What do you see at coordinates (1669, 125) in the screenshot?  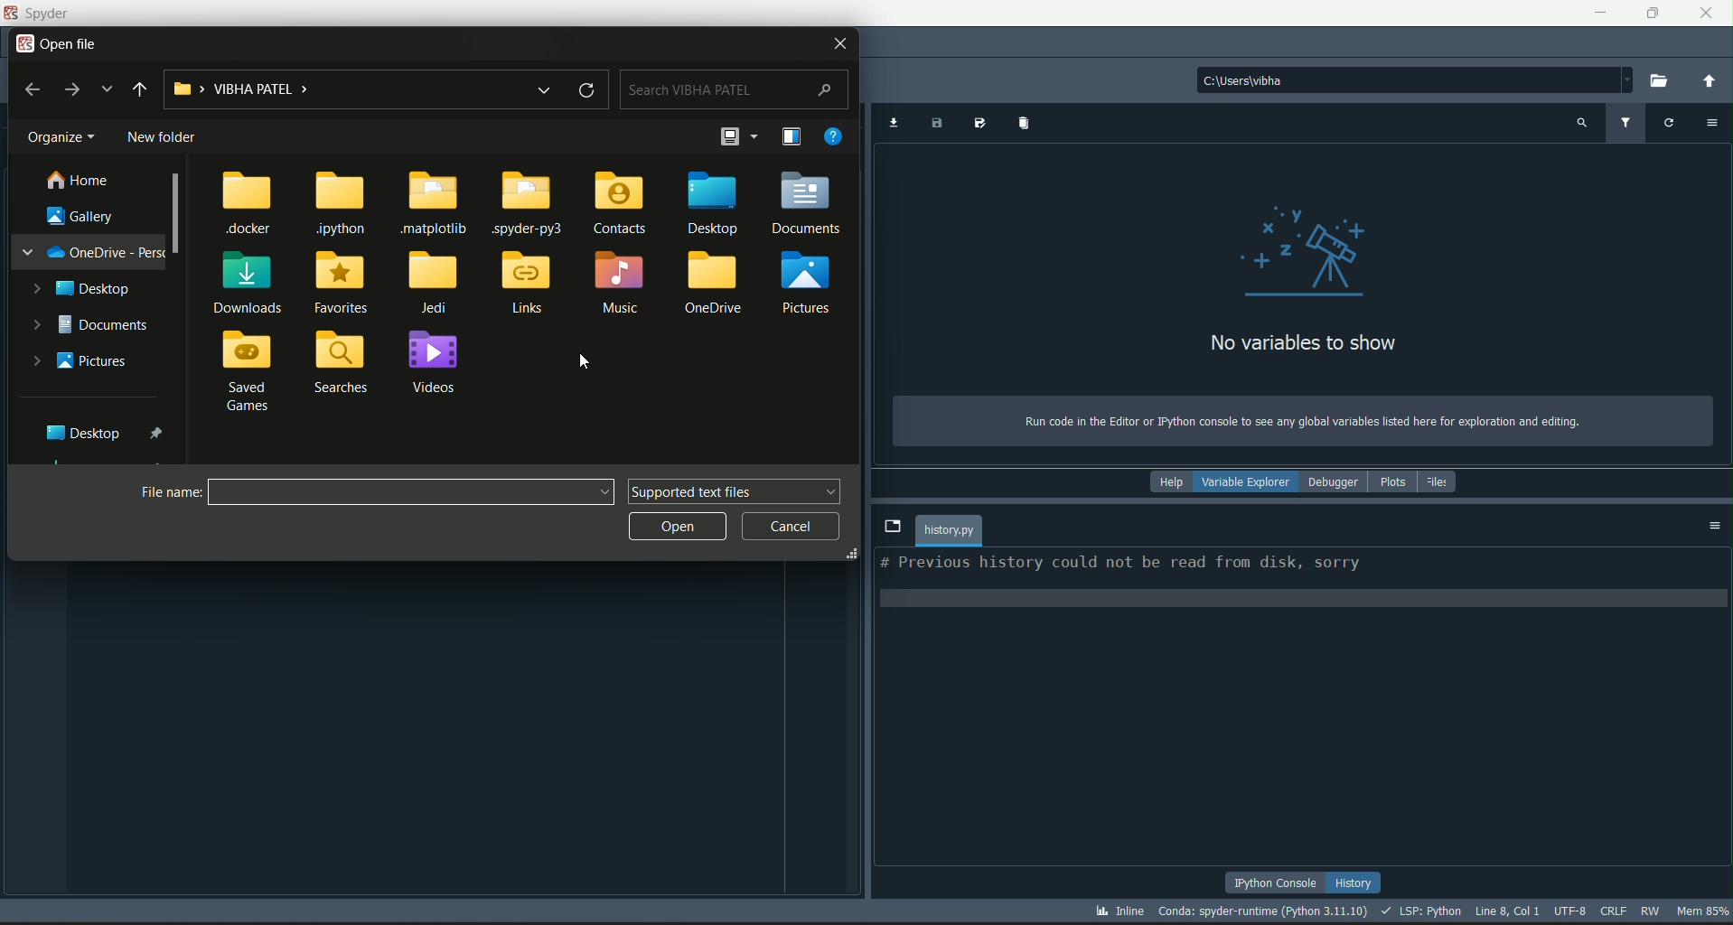 I see `refresh variable` at bounding box center [1669, 125].